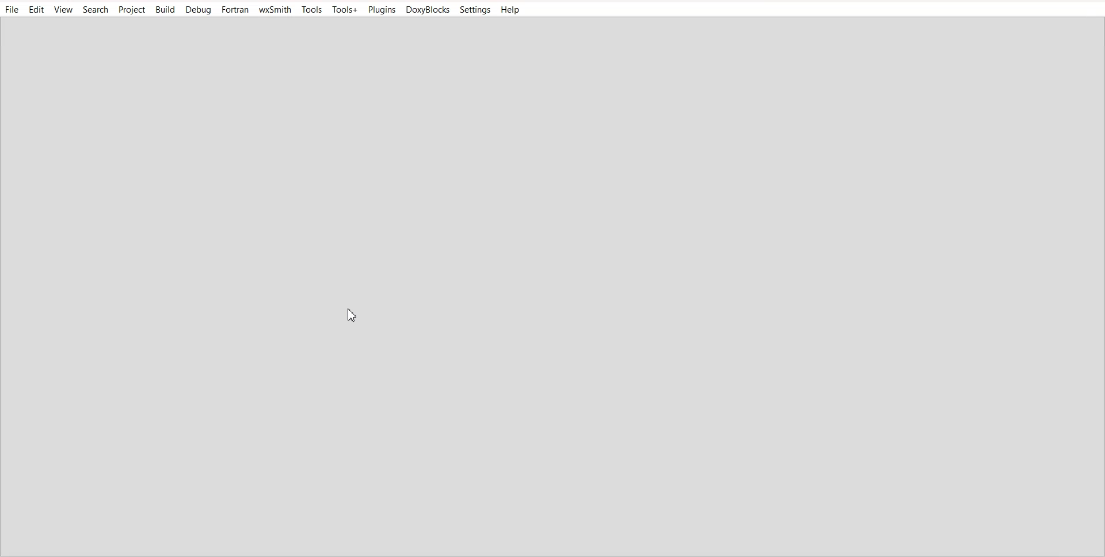 The image size is (1105, 557). Describe the element at coordinates (427, 9) in the screenshot. I see `DoxyBlocks` at that location.